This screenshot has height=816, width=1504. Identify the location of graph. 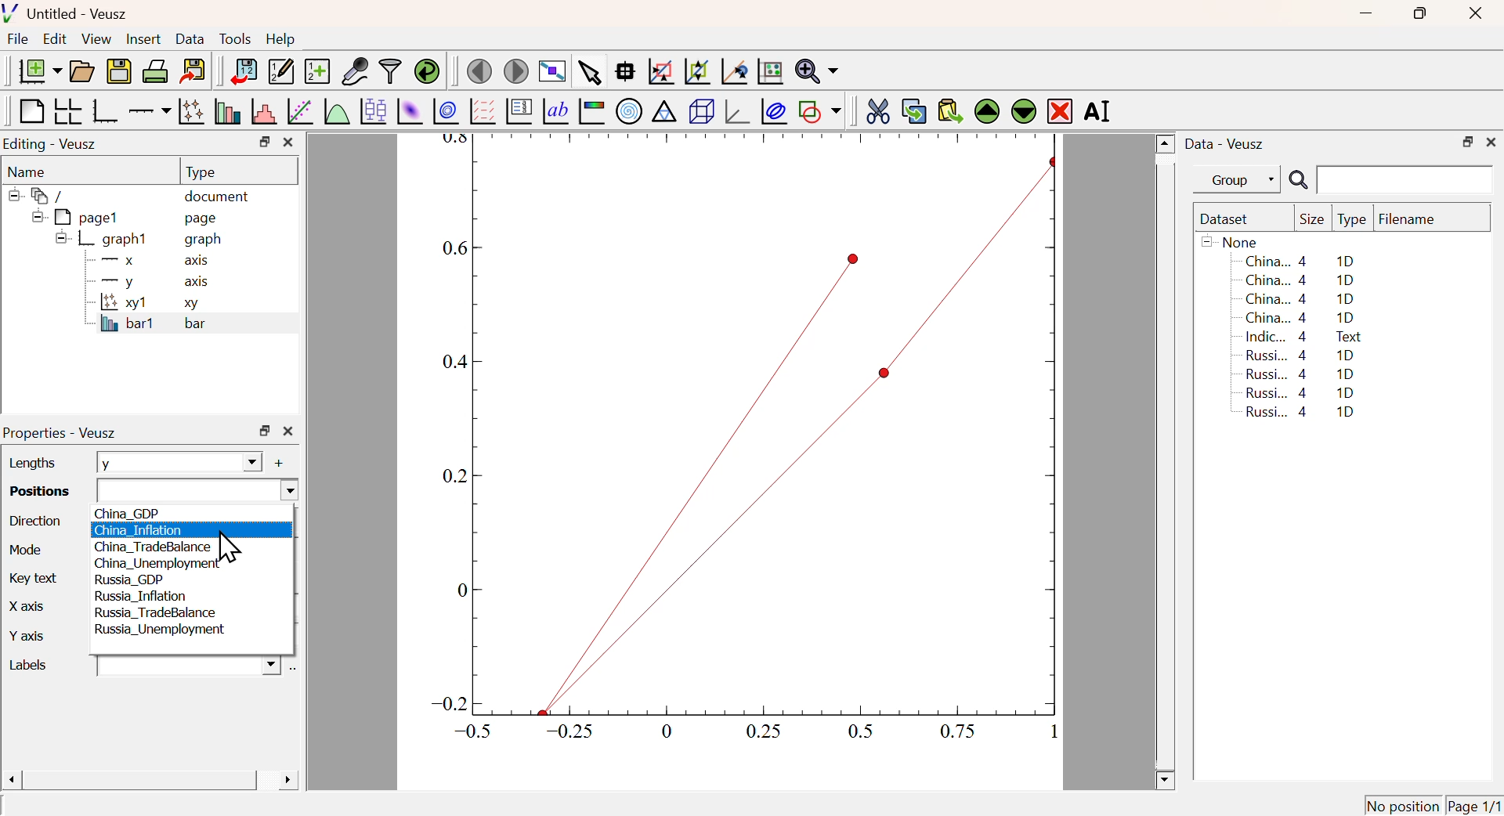
(205, 240).